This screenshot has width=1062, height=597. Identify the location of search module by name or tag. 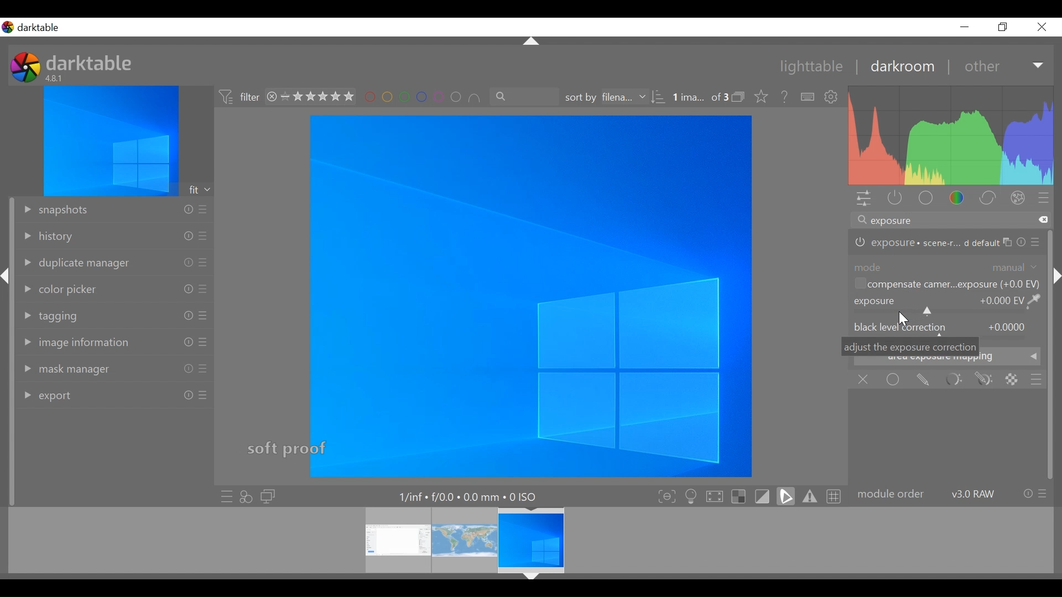
(940, 221).